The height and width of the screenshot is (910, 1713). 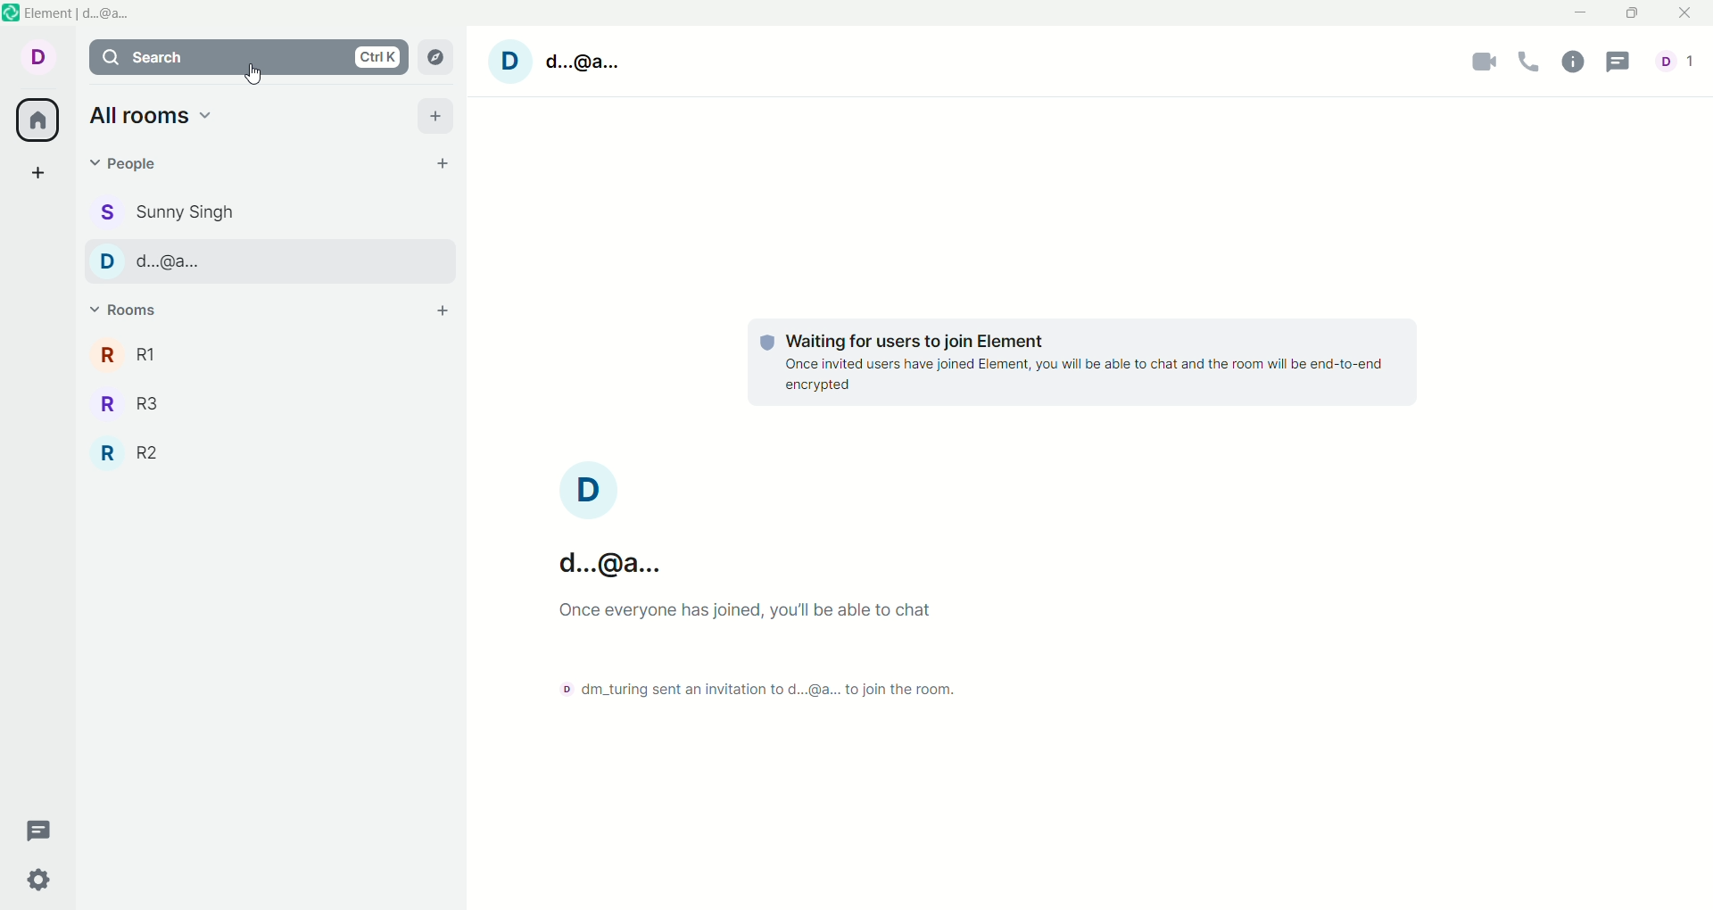 What do you see at coordinates (1680, 15) in the screenshot?
I see `close` at bounding box center [1680, 15].